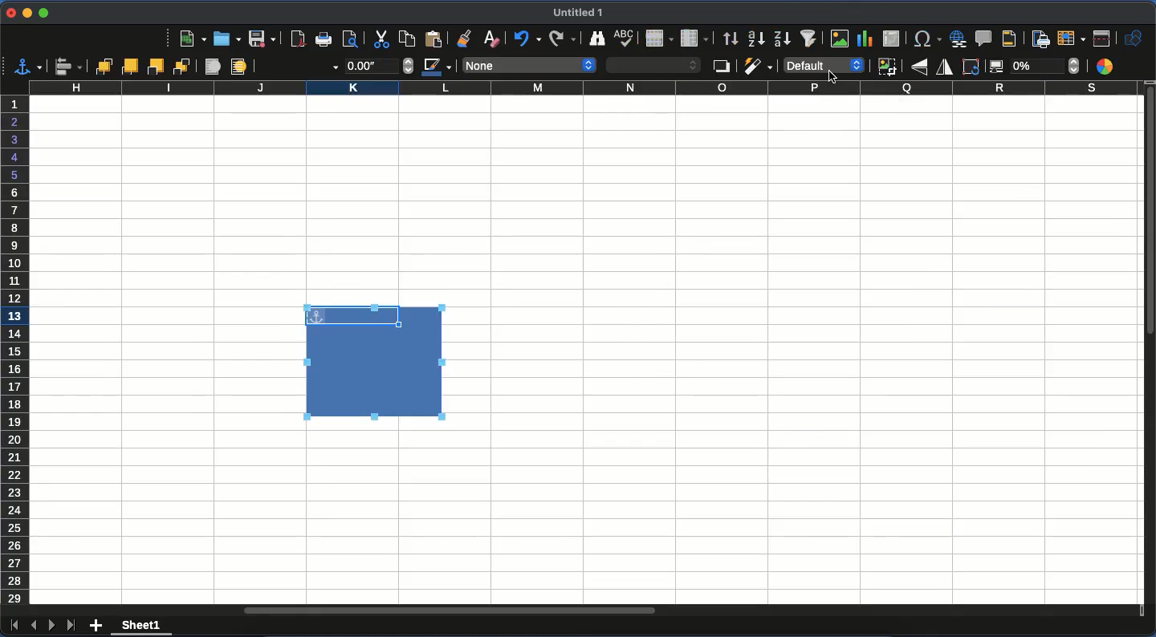  Describe the element at coordinates (958, 39) in the screenshot. I see `hyperlink` at that location.